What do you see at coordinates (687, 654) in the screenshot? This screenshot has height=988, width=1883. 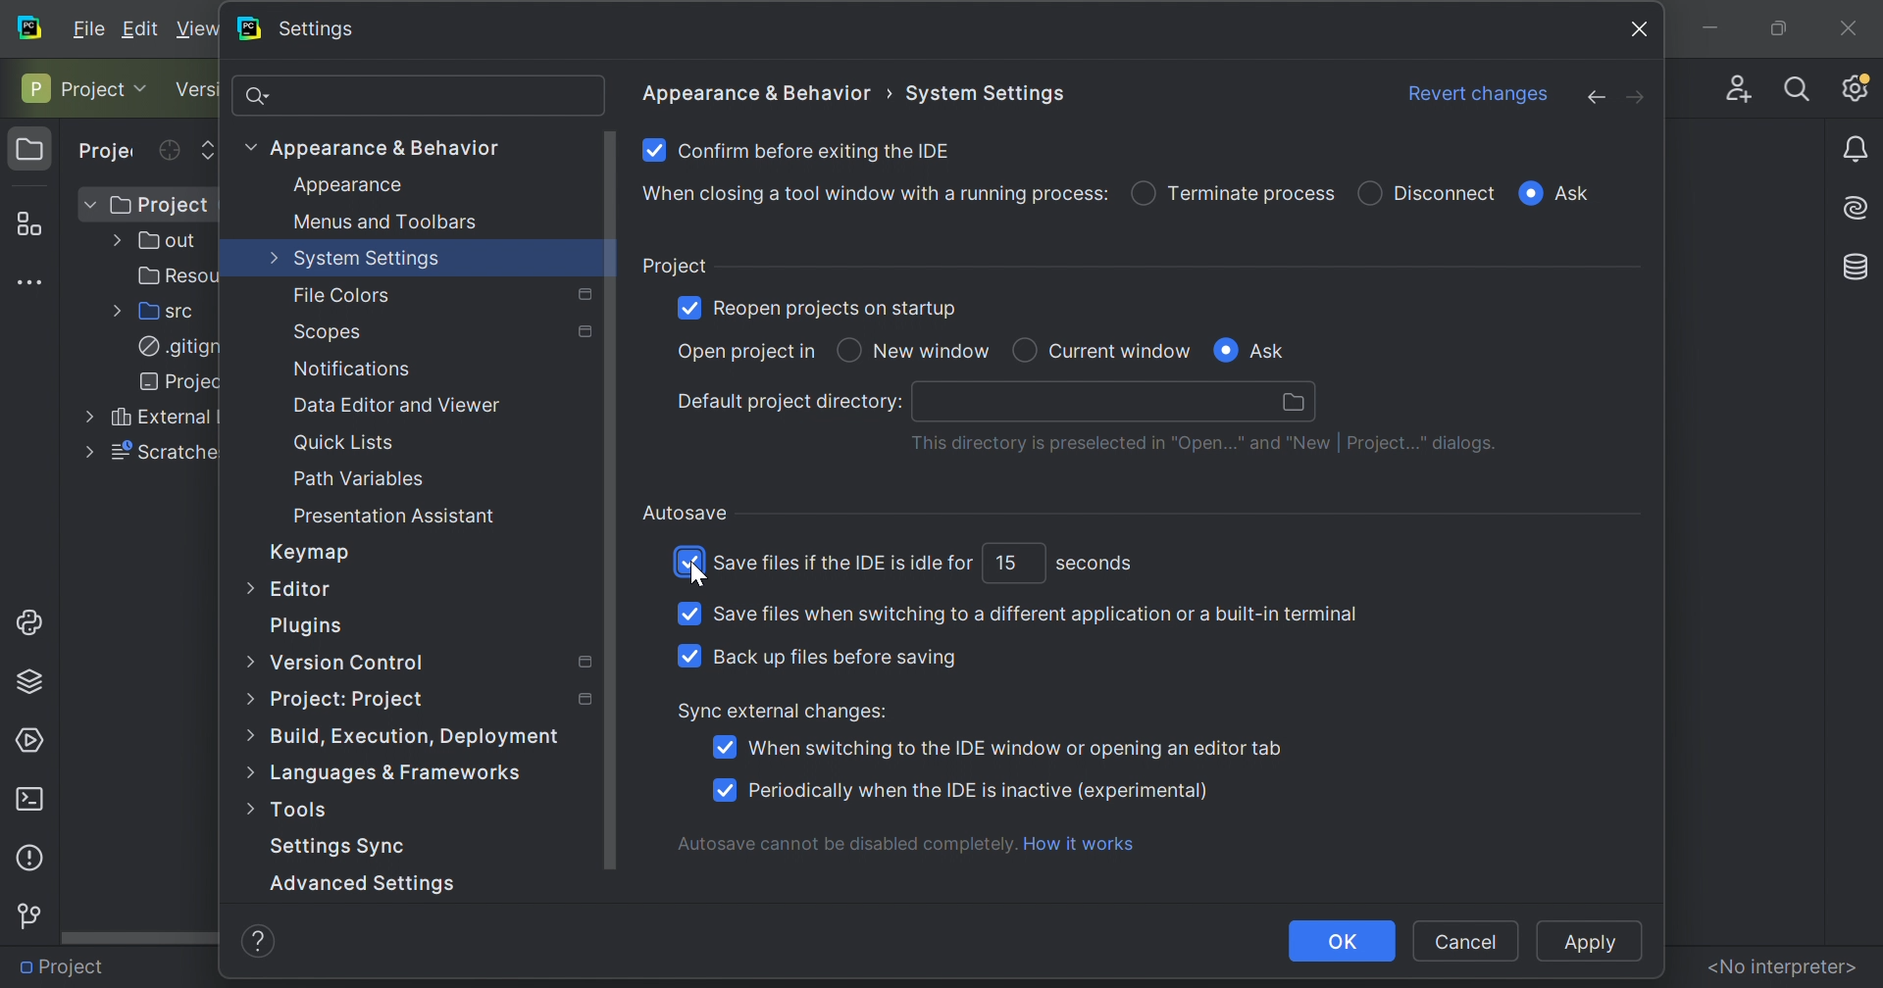 I see `Checkbox` at bounding box center [687, 654].